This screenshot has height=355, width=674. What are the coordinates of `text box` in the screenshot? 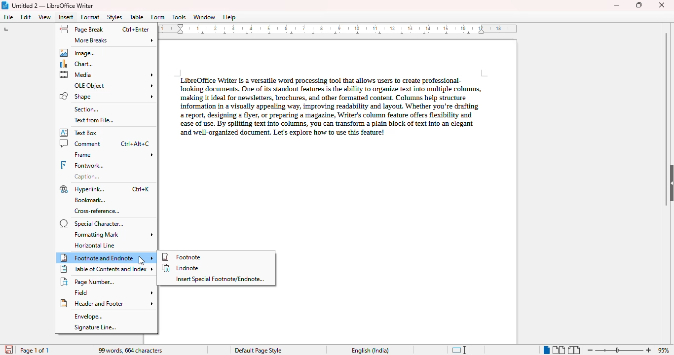 It's located at (79, 133).